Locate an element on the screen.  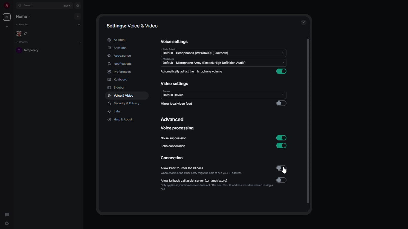
cursor is located at coordinates (285, 171).